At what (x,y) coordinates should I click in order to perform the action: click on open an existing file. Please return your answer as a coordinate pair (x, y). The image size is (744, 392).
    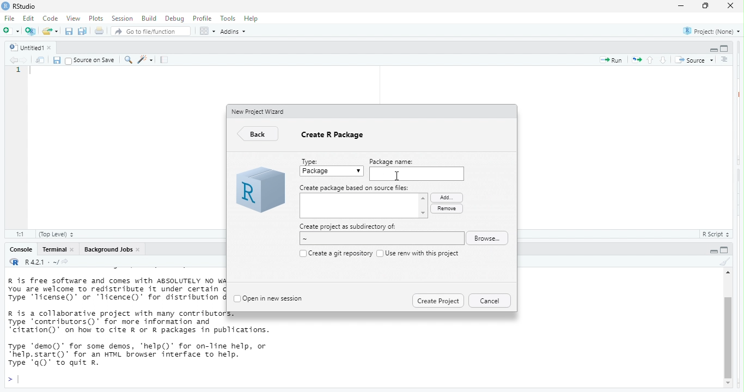
    Looking at the image, I should click on (50, 30).